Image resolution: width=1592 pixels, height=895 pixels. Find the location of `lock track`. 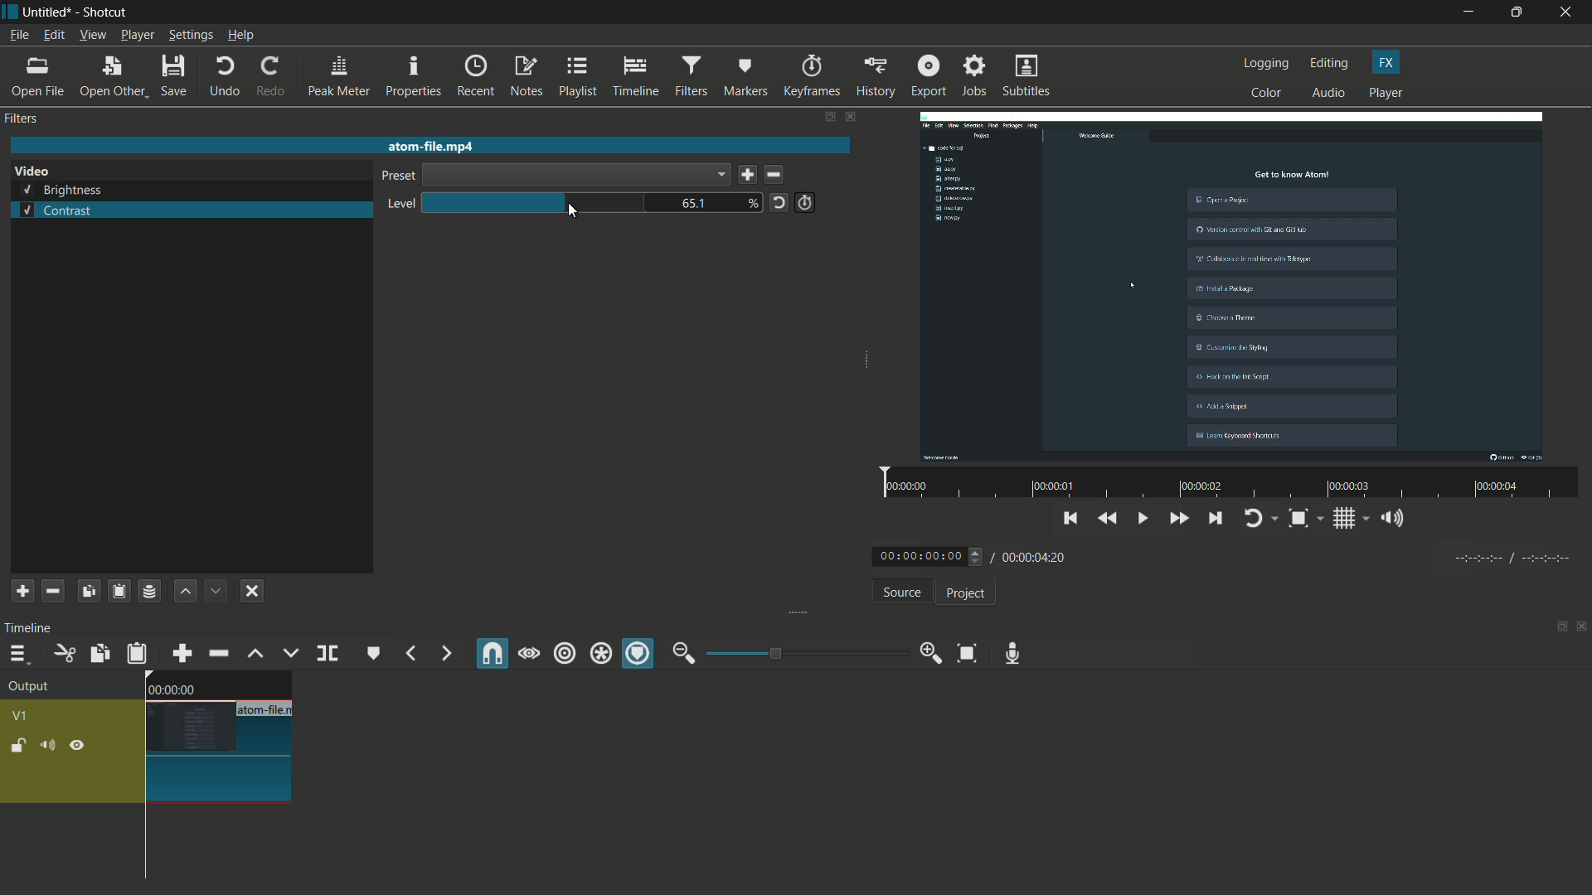

lock track is located at coordinates (21, 746).